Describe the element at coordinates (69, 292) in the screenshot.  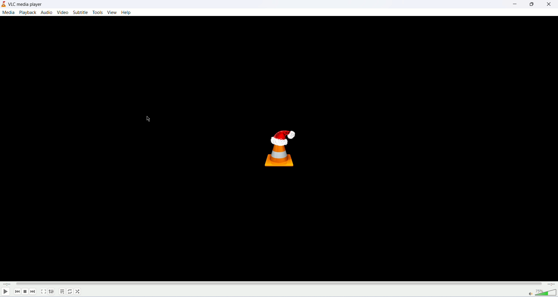
I see `toggle loop` at that location.